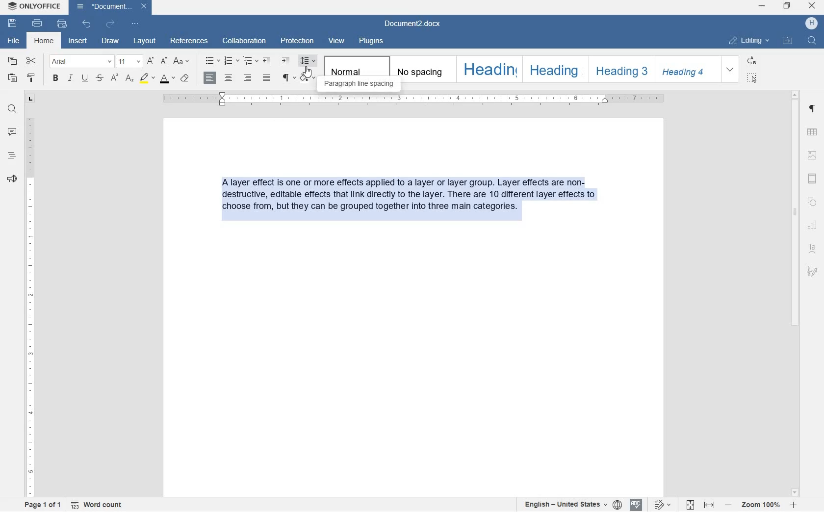 The width and height of the screenshot is (824, 512). Describe the element at coordinates (150, 61) in the screenshot. I see `increment font size` at that location.